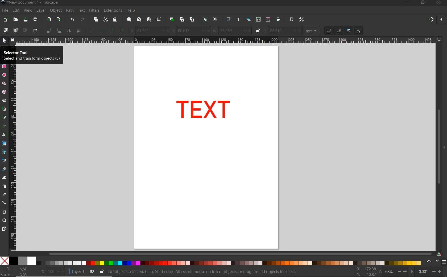 This screenshot has width=447, height=277. What do you see at coordinates (4, 212) in the screenshot?
I see `measure tool` at bounding box center [4, 212].